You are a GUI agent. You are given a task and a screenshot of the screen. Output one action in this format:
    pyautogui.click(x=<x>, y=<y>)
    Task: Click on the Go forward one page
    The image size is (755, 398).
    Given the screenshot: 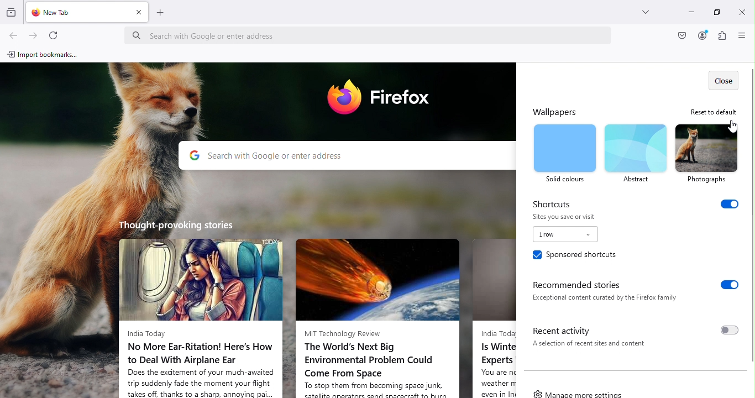 What is the action you would take?
    pyautogui.click(x=34, y=33)
    